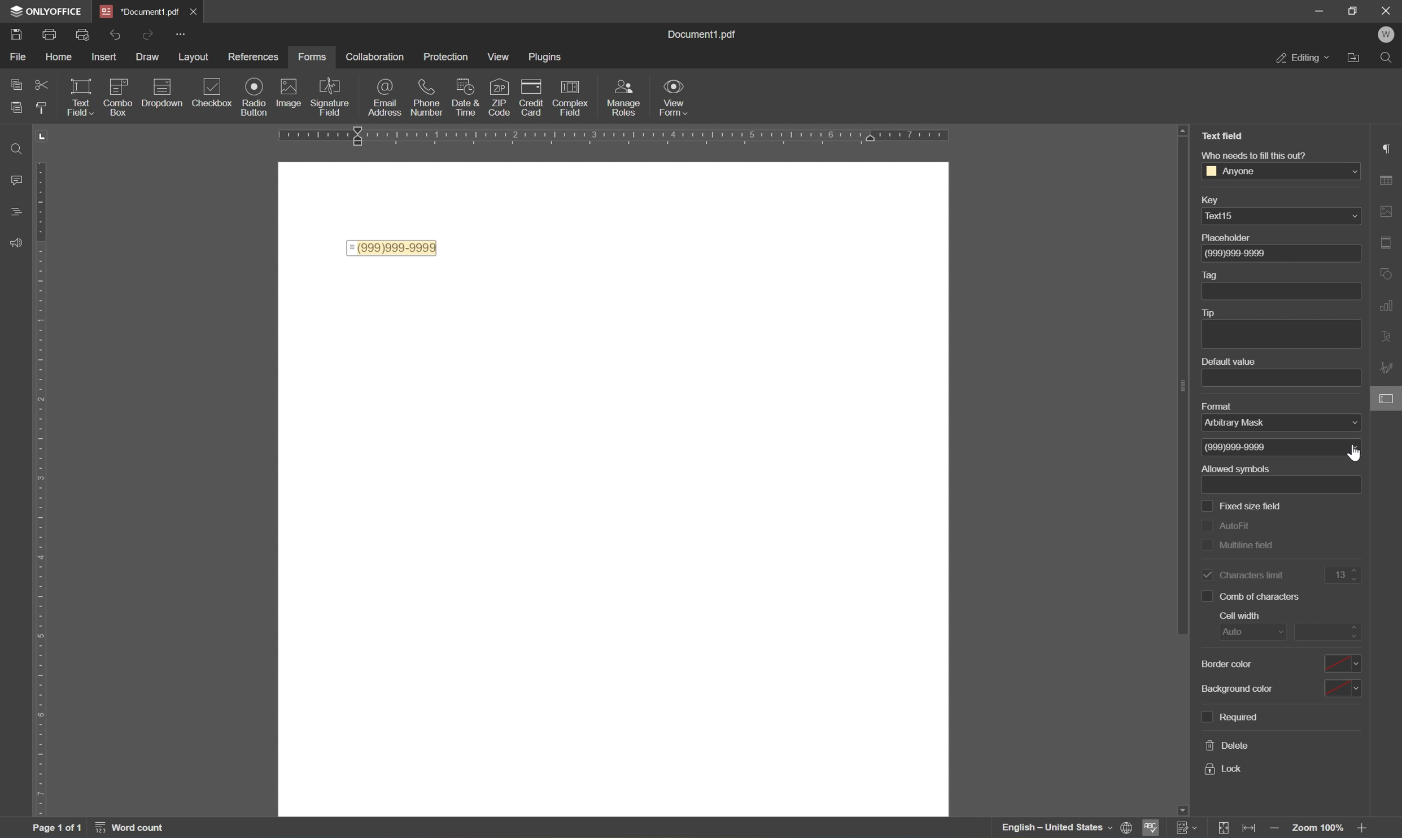 The image size is (1402, 838). What do you see at coordinates (194, 10) in the screenshot?
I see `close` at bounding box center [194, 10].